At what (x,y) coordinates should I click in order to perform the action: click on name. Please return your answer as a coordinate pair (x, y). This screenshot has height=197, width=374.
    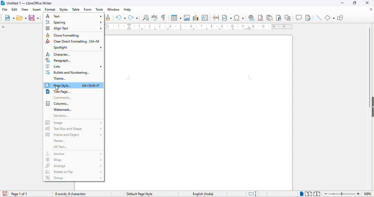
    Looking at the image, I should click on (59, 141).